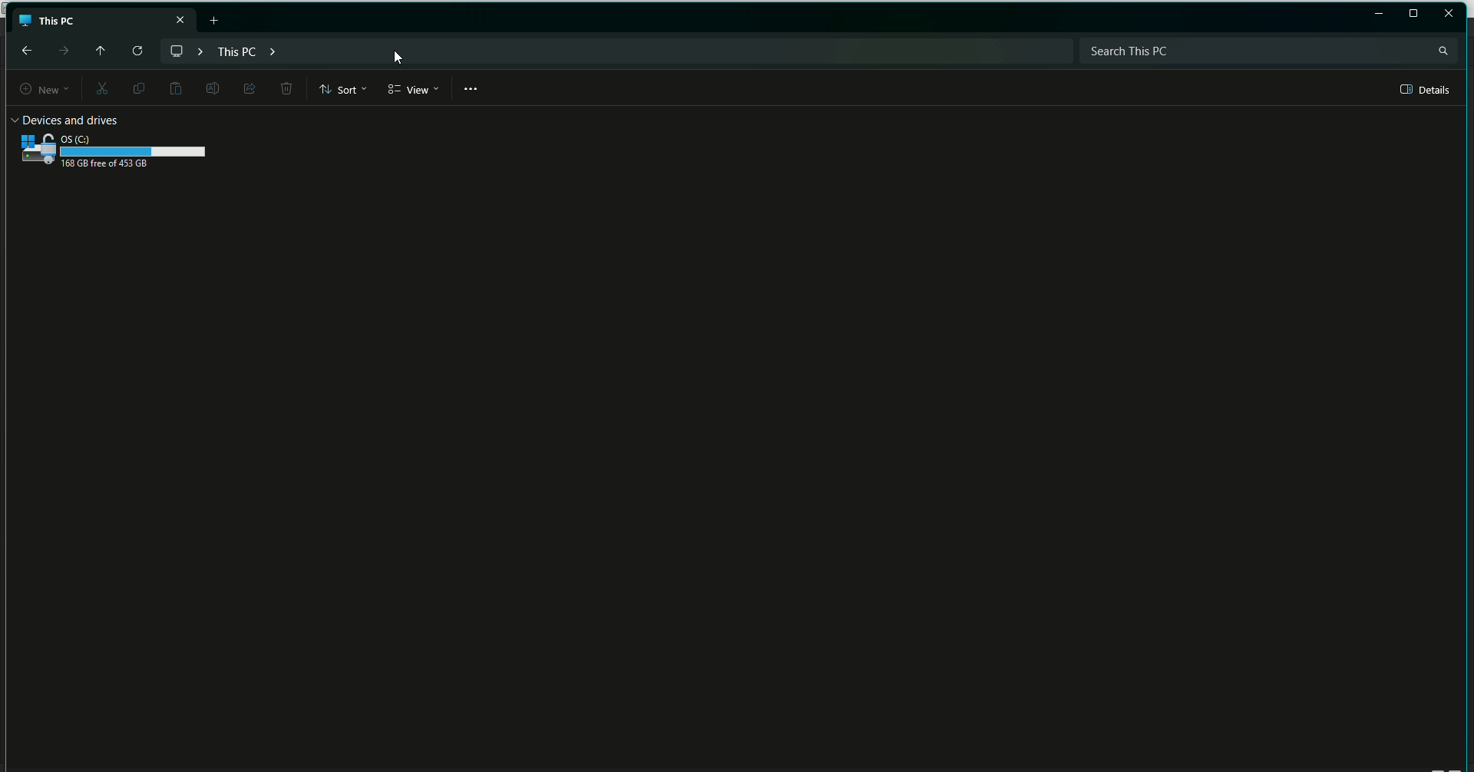  I want to click on Forward, so click(62, 51).